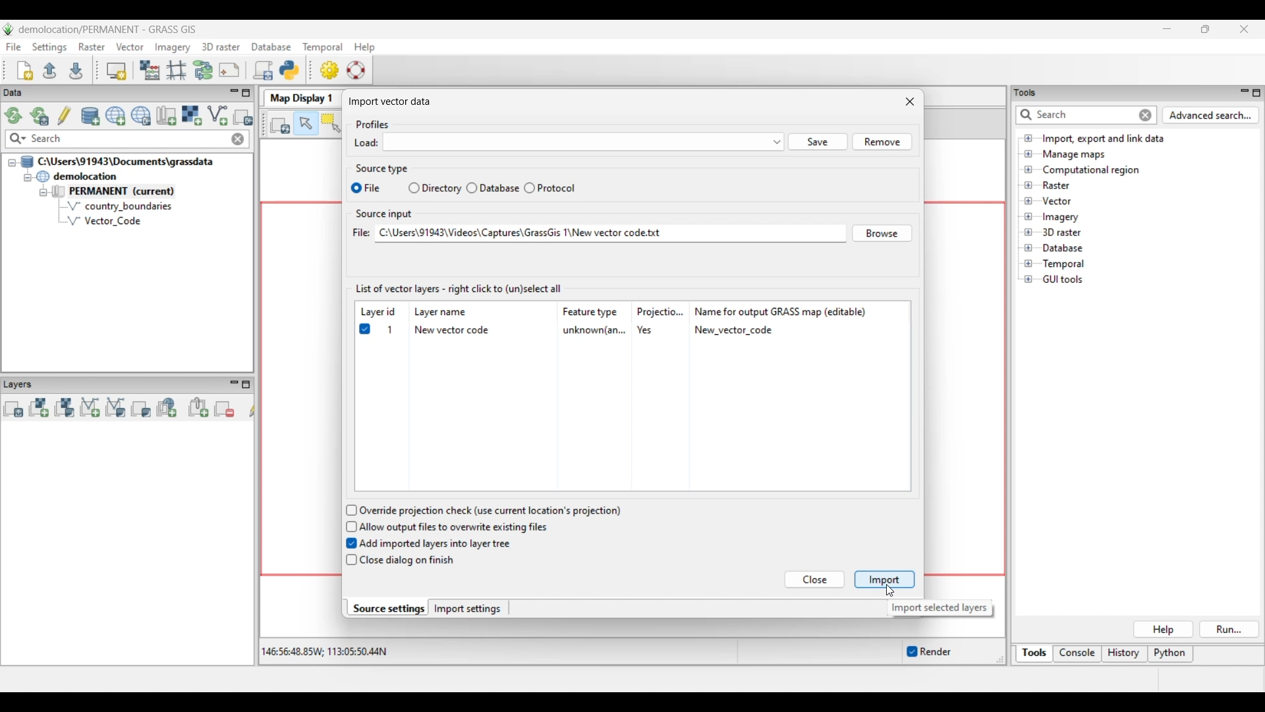  Describe the element at coordinates (1243, 29) in the screenshot. I see `Close interface` at that location.